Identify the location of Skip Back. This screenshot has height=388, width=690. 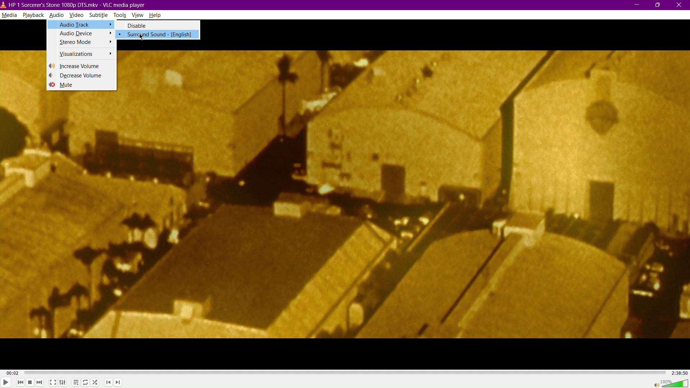
(20, 383).